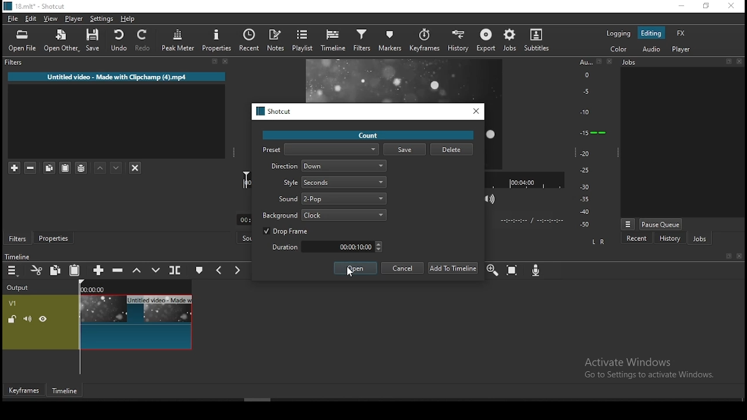  Describe the element at coordinates (249, 40) in the screenshot. I see `split at playhead` at that location.